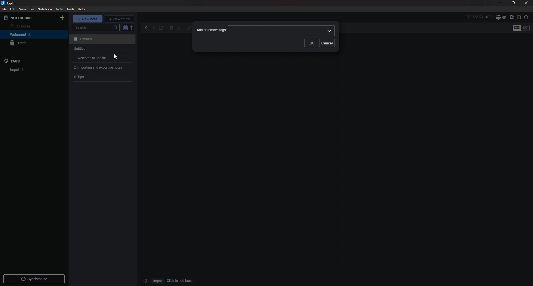 This screenshot has width=533, height=286. Describe the element at coordinates (27, 61) in the screenshot. I see `tags` at that location.